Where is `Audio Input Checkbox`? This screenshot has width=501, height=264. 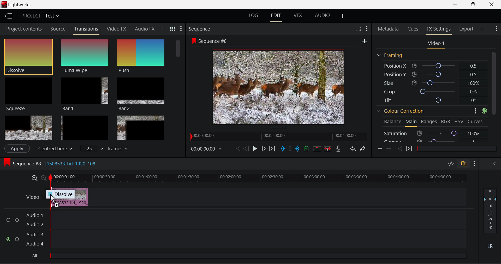
Audio Input Checkbox is located at coordinates (17, 219).